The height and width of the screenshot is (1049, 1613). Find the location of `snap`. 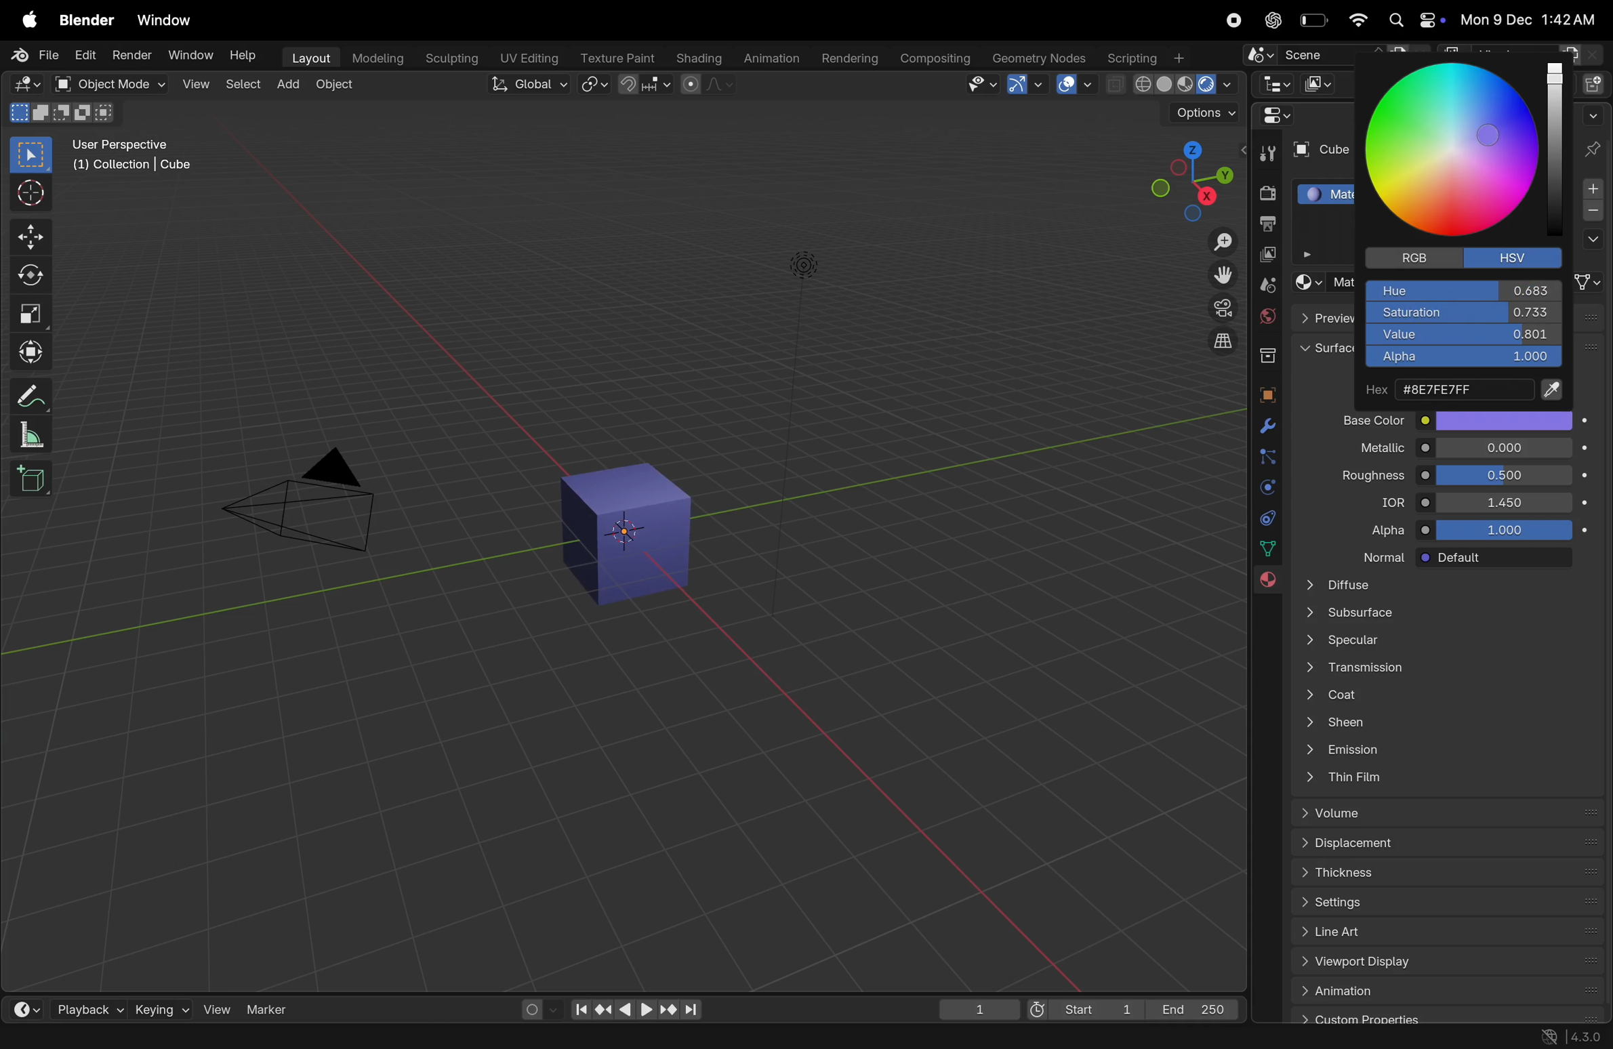

snap is located at coordinates (645, 85).